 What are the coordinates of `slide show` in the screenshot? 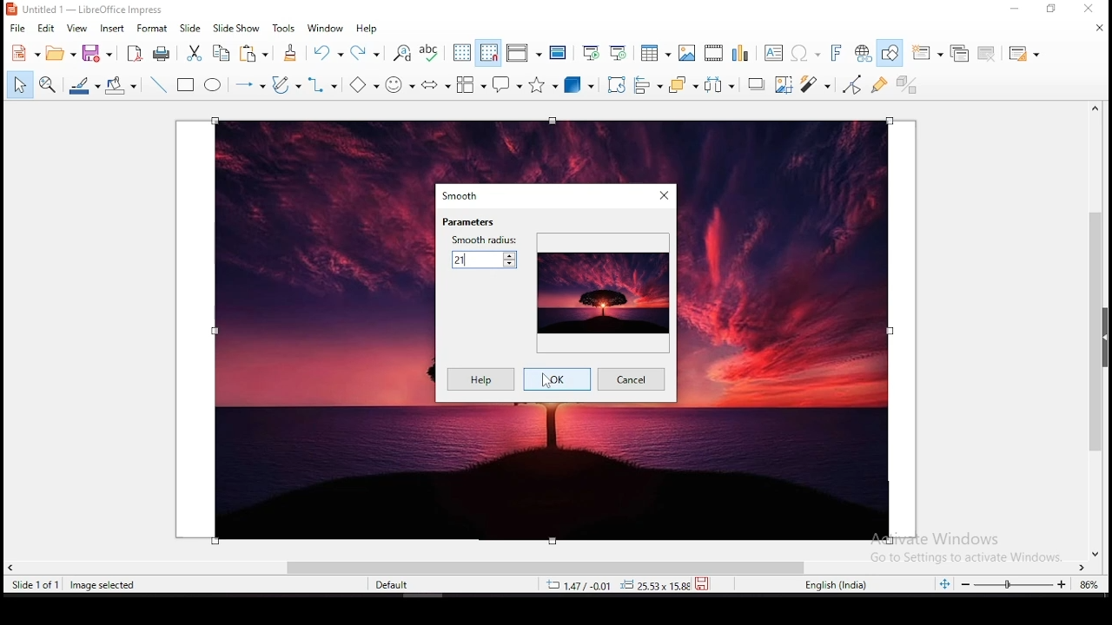 It's located at (237, 28).